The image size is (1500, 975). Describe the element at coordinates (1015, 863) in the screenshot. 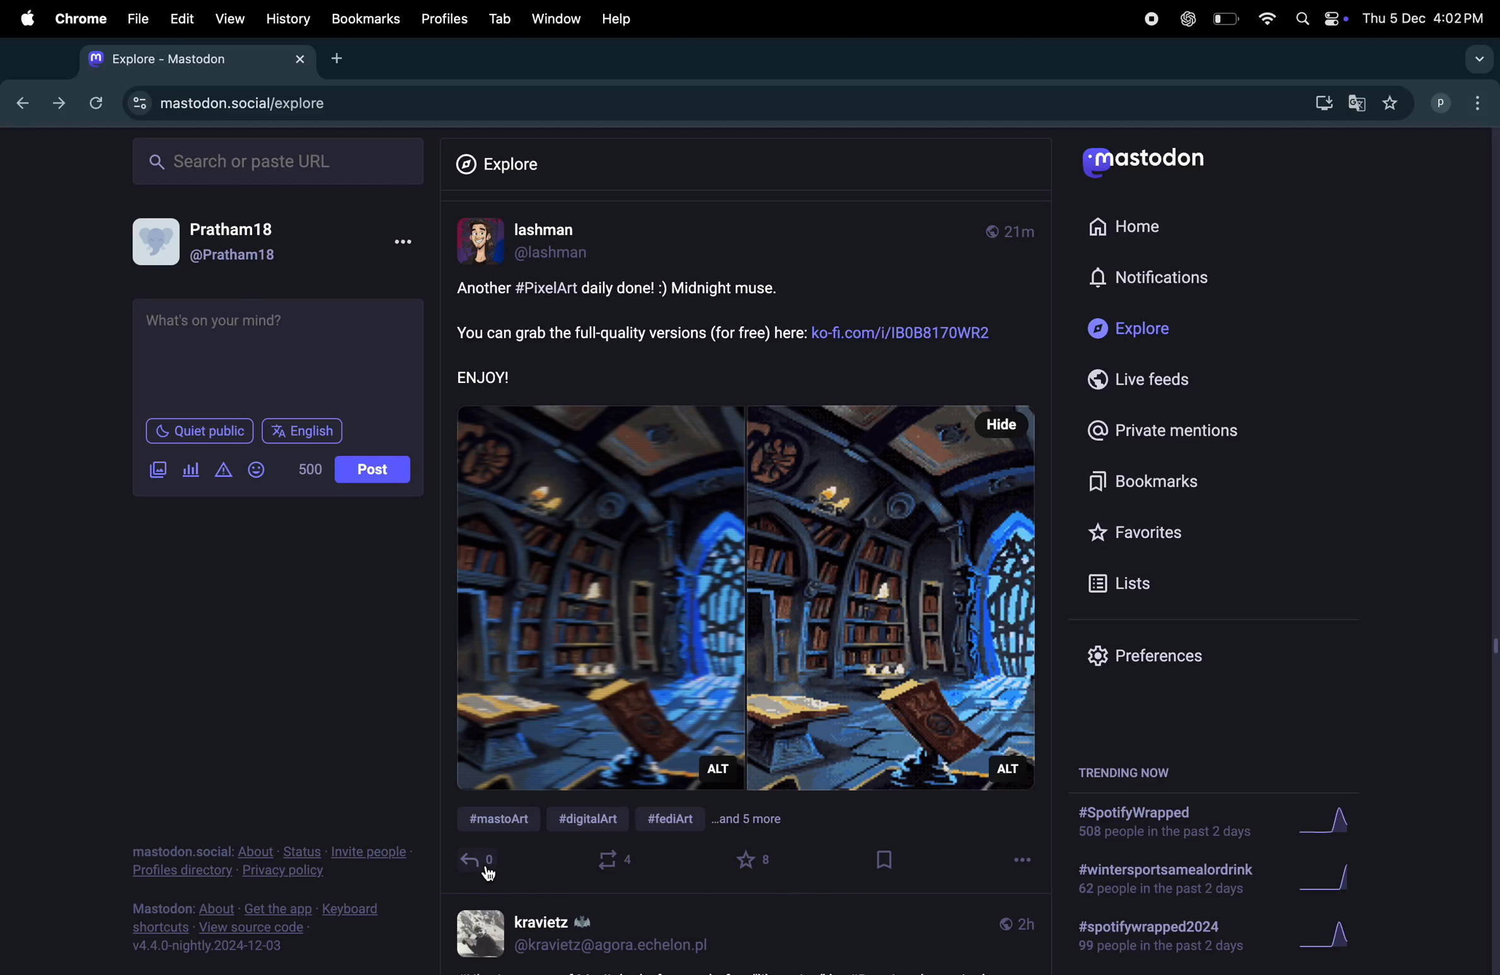

I see `options` at that location.